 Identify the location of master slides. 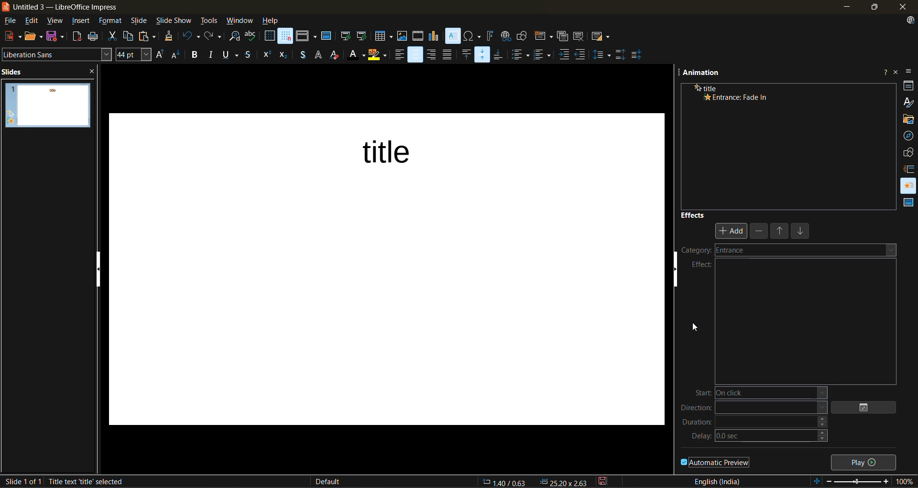
(907, 203).